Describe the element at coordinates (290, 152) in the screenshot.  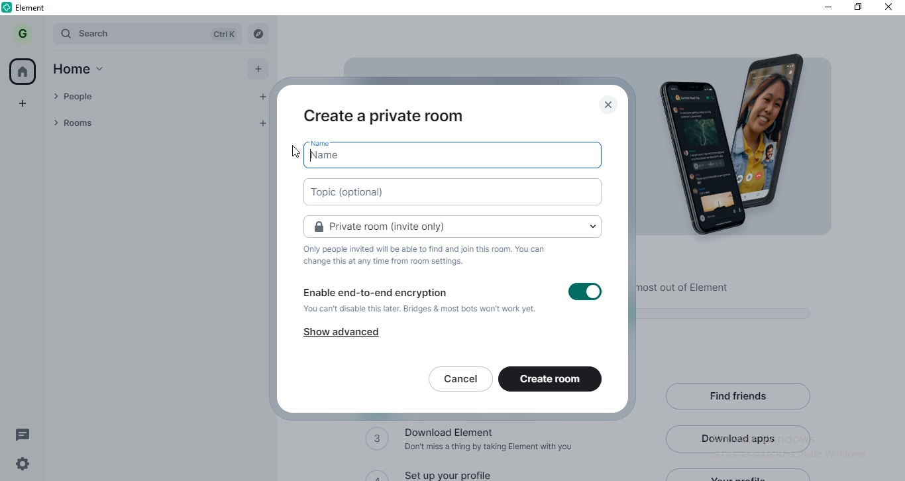
I see `cursor` at that location.